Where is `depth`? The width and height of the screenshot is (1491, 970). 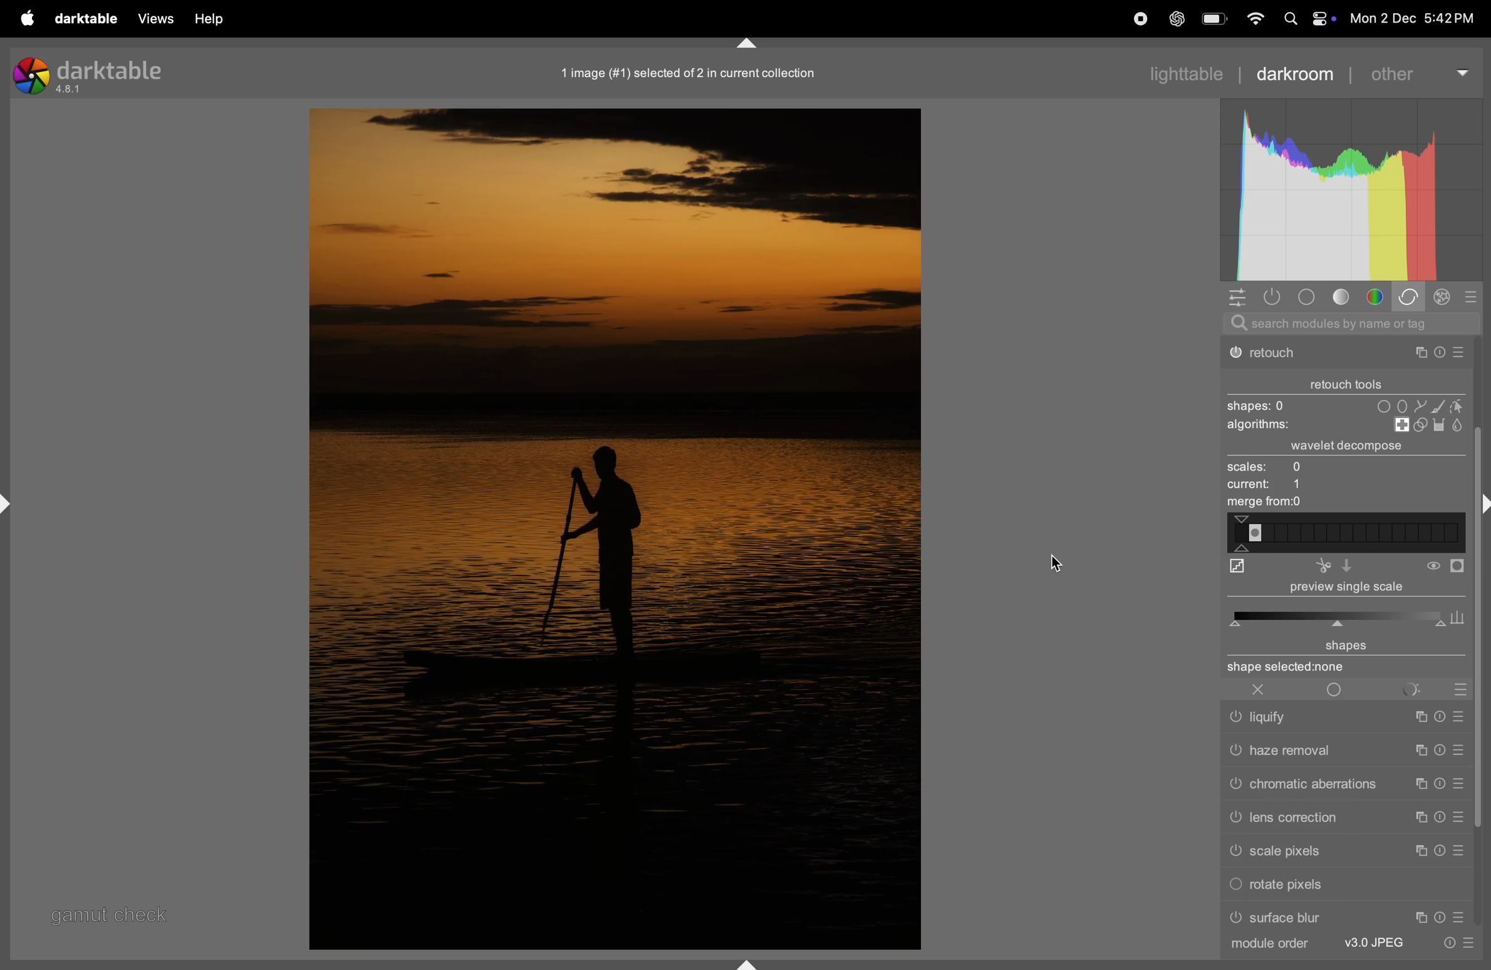
depth is located at coordinates (1237, 568).